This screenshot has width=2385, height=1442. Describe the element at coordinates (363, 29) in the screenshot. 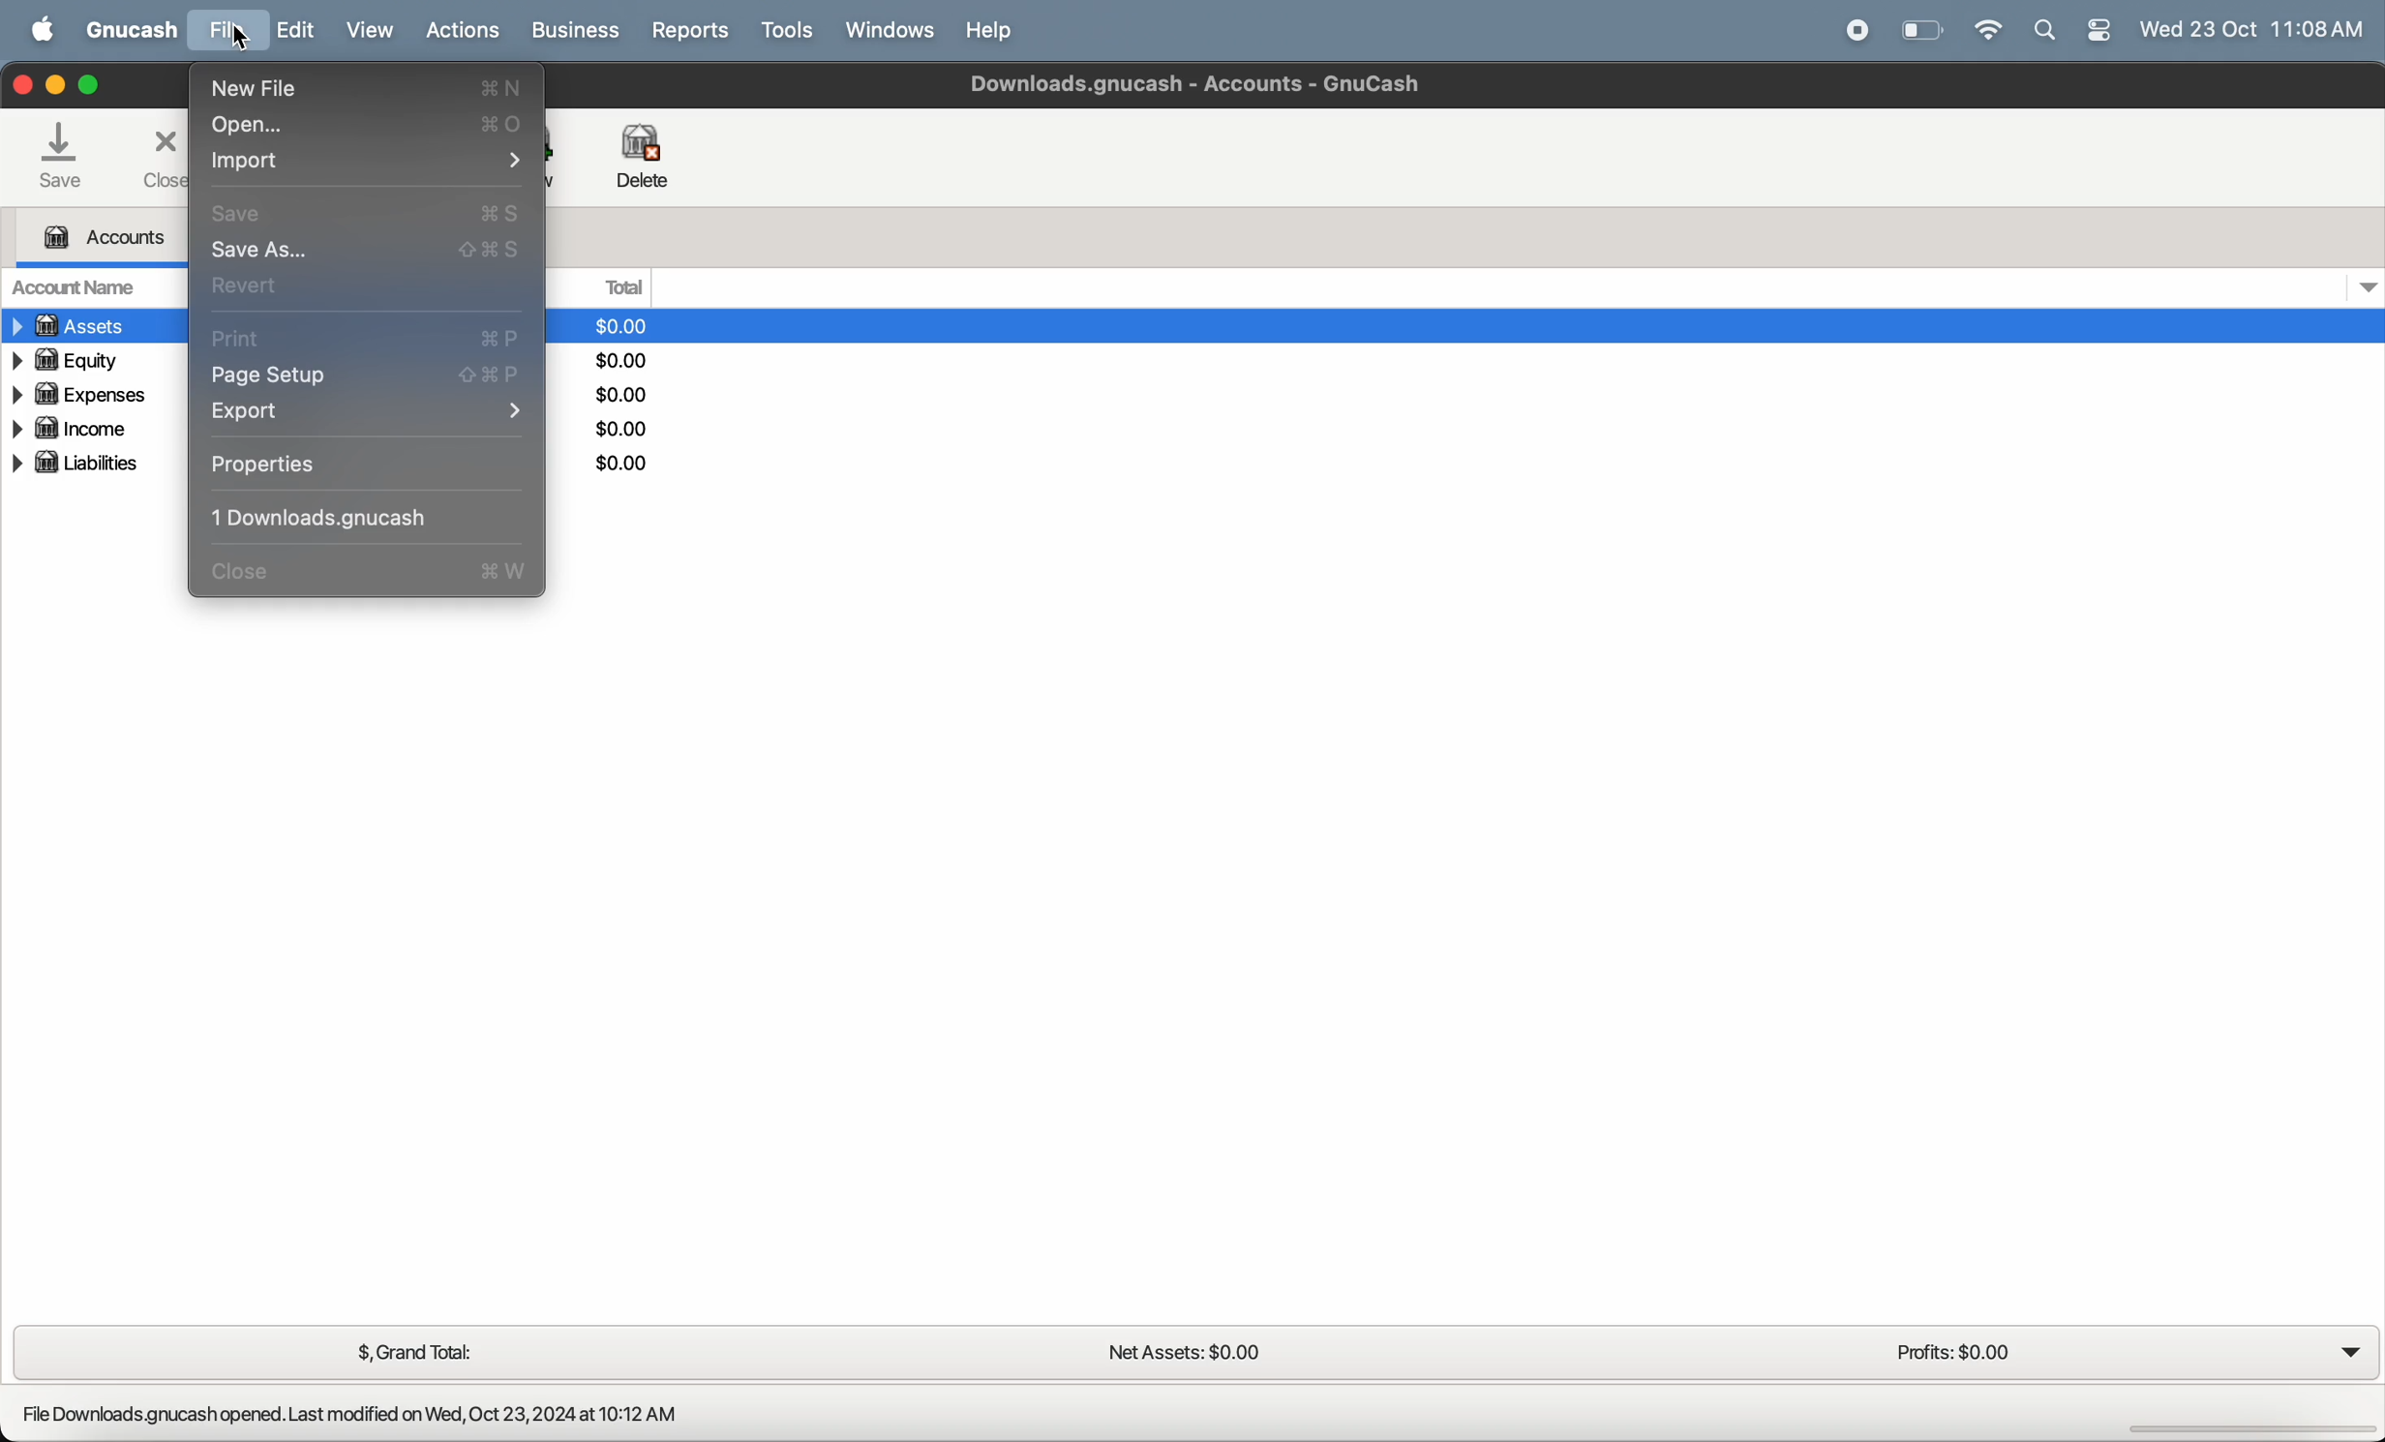

I see `view` at that location.